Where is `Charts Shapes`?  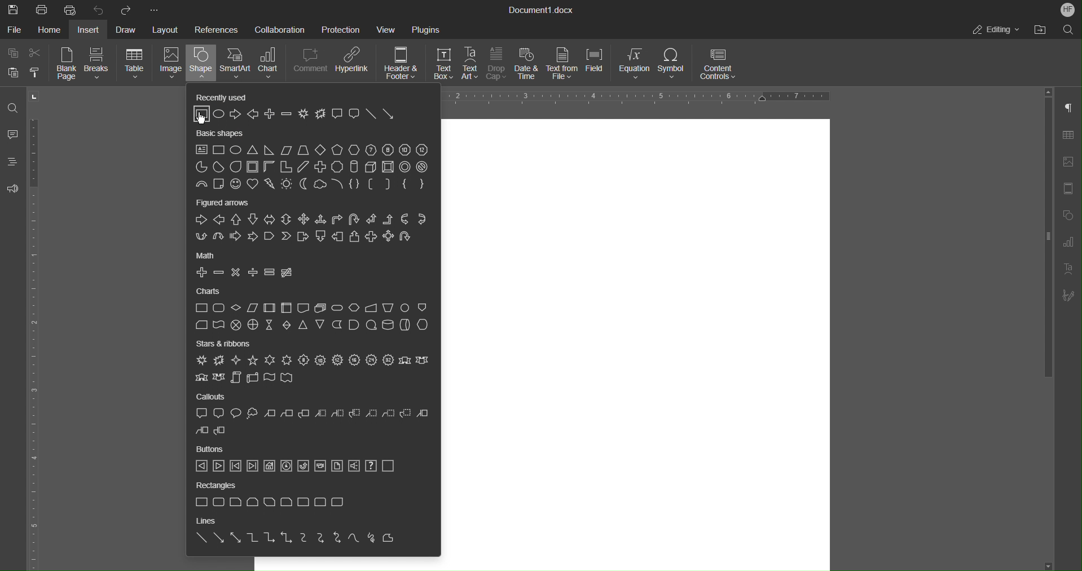 Charts Shapes is located at coordinates (314, 318).